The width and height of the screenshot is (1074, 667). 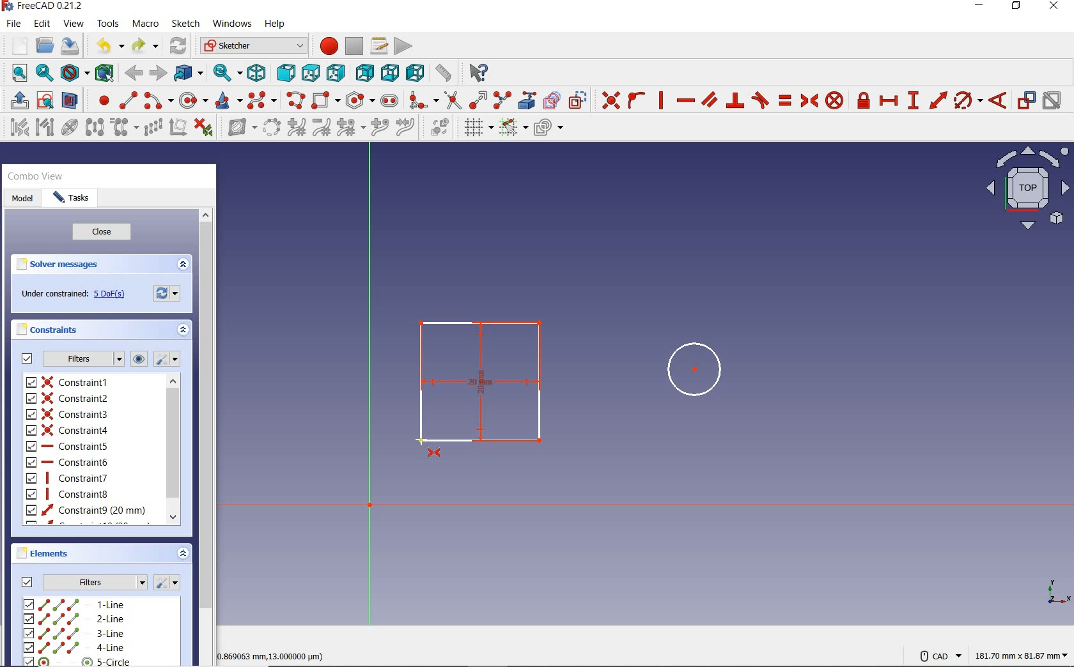 I want to click on constrain lock, so click(x=863, y=100).